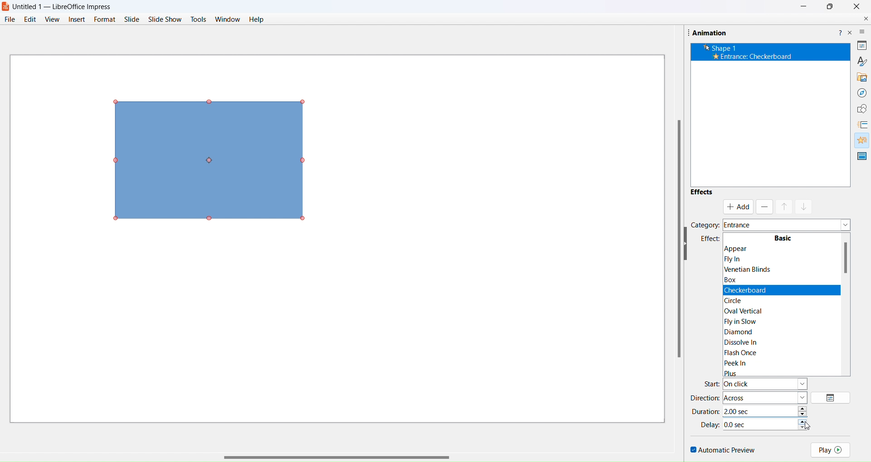  What do you see at coordinates (803, 206) in the screenshot?
I see `mask down` at bounding box center [803, 206].